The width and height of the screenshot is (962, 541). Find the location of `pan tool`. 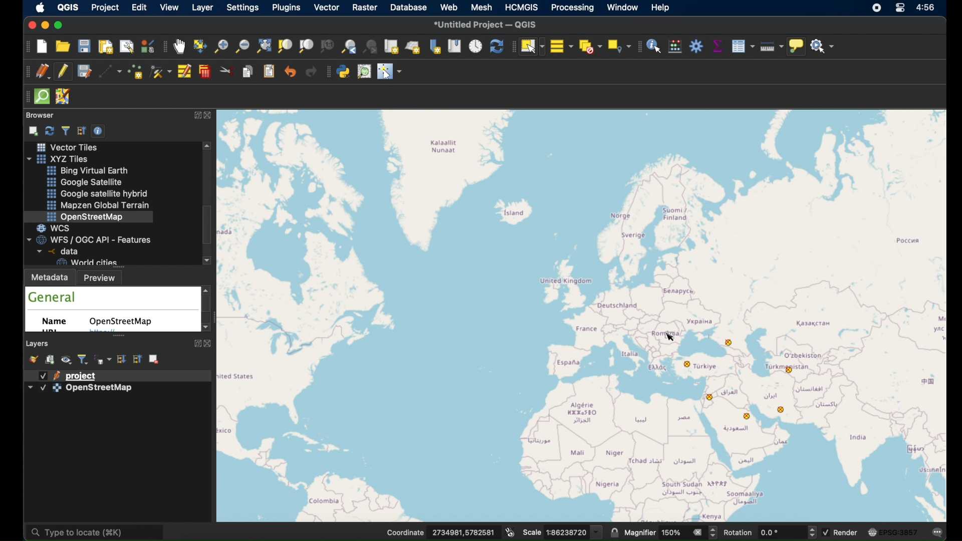

pan tool is located at coordinates (179, 47).